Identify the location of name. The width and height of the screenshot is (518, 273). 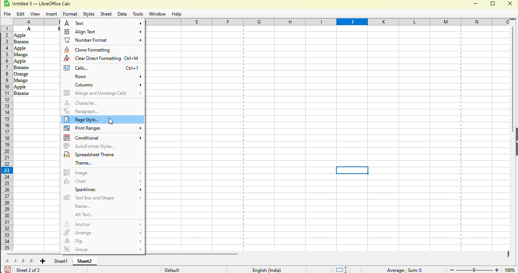
(83, 206).